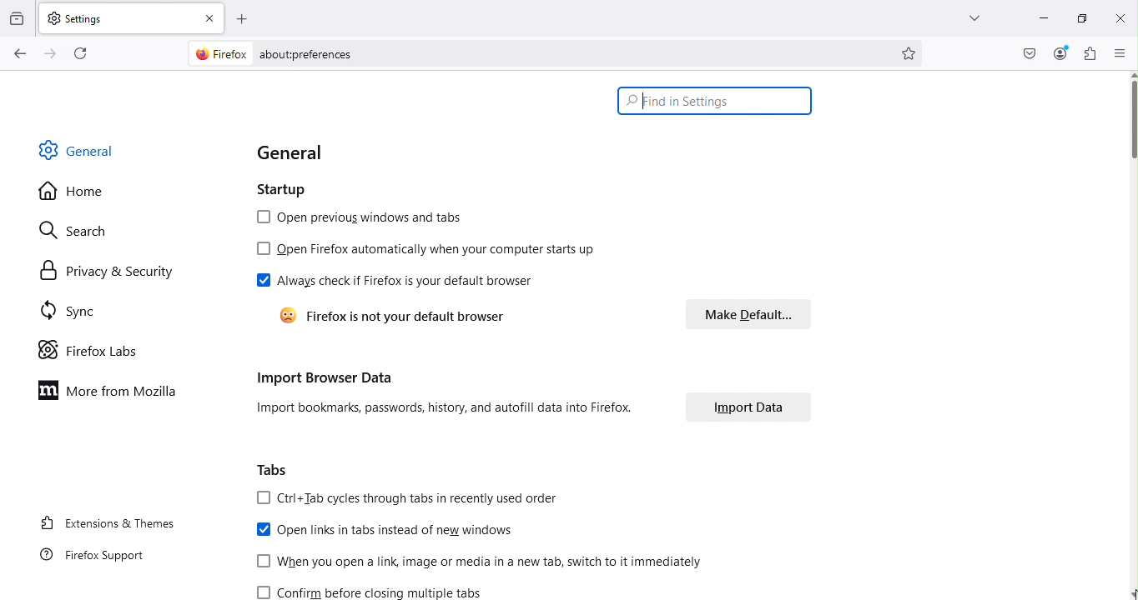 The image size is (1138, 600). What do you see at coordinates (1030, 53) in the screenshot?
I see `Save to pocket` at bounding box center [1030, 53].